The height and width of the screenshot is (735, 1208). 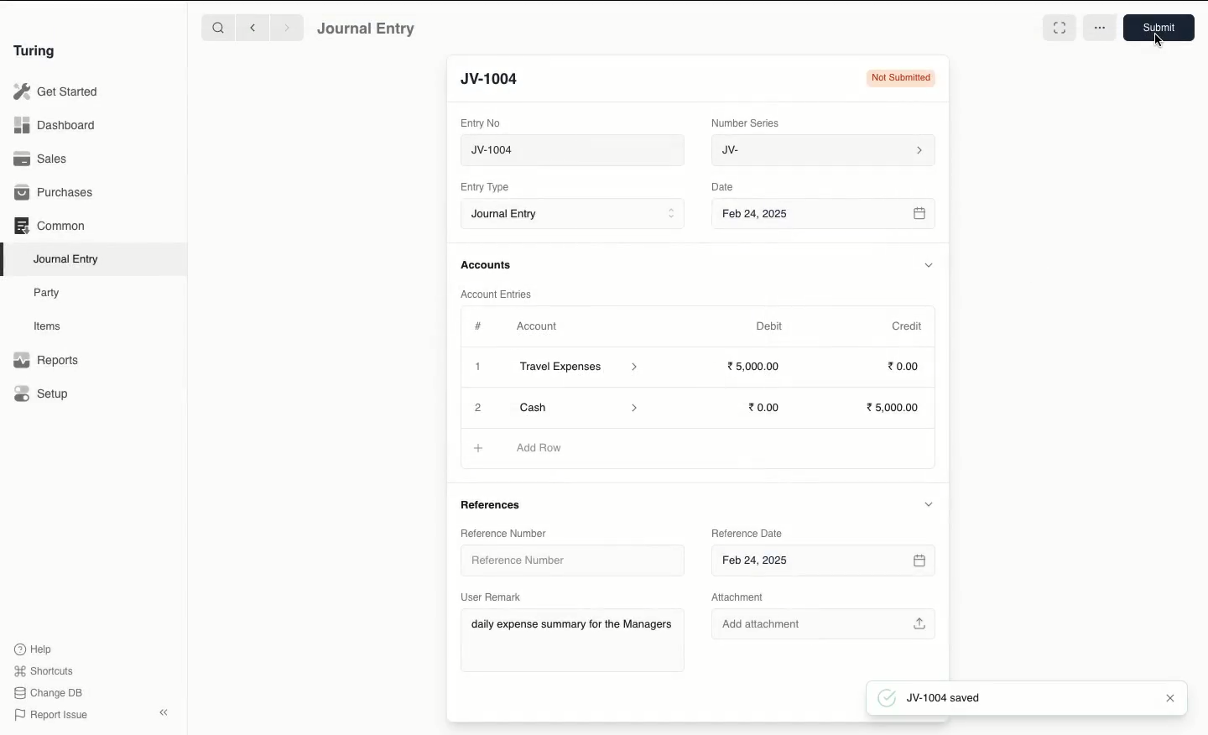 I want to click on JV-, so click(x=825, y=151).